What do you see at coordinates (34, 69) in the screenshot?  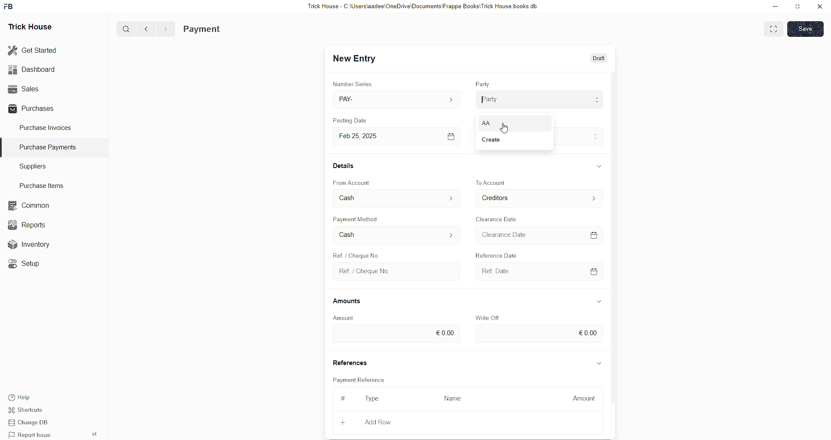 I see `Dashboard` at bounding box center [34, 69].